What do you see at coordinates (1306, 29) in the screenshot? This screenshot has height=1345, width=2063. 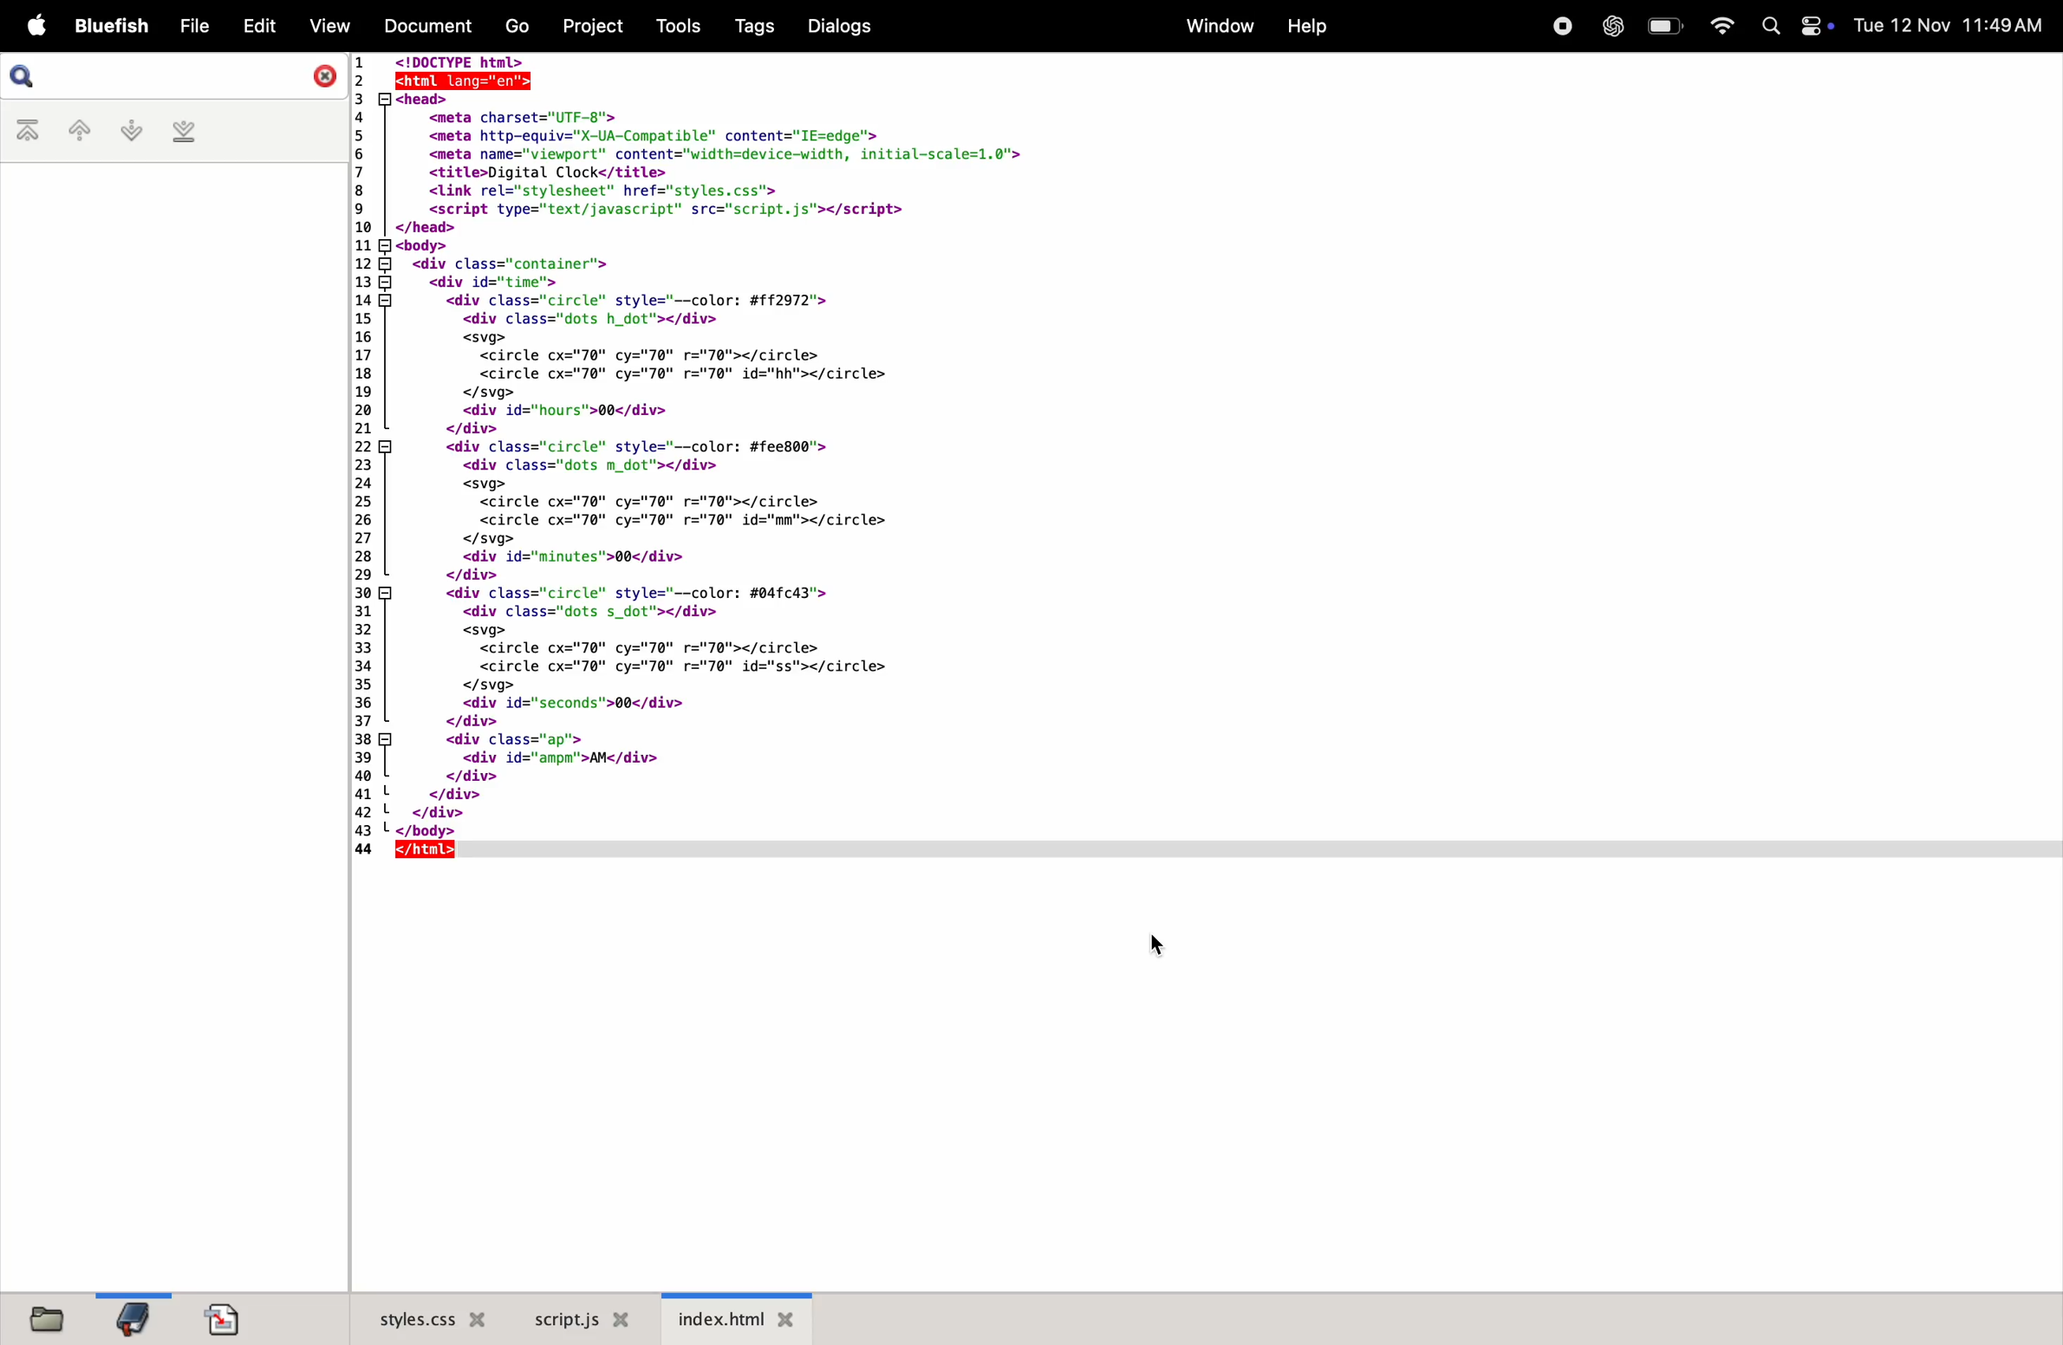 I see `help` at bounding box center [1306, 29].